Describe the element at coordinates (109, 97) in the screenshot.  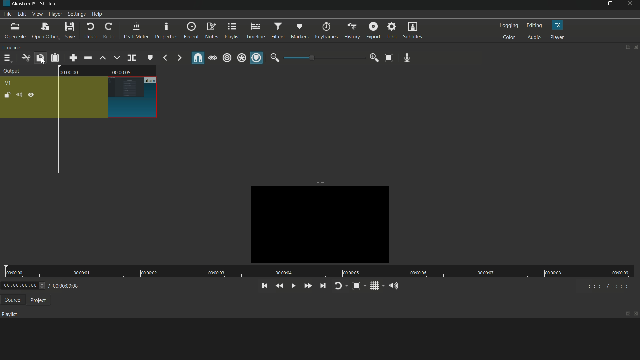
I see `video in timeline` at that location.